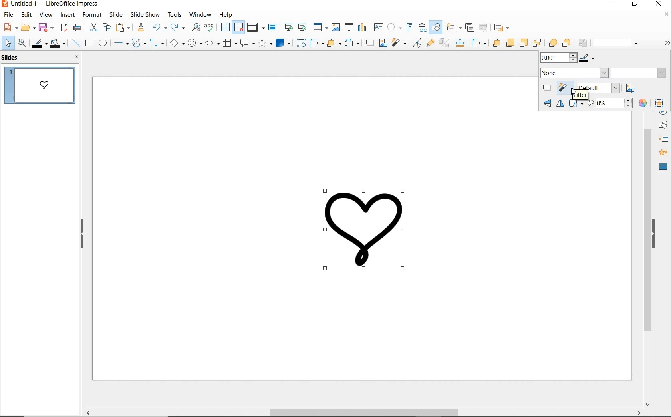 The width and height of the screenshot is (671, 417). Describe the element at coordinates (9, 27) in the screenshot. I see `new` at that location.